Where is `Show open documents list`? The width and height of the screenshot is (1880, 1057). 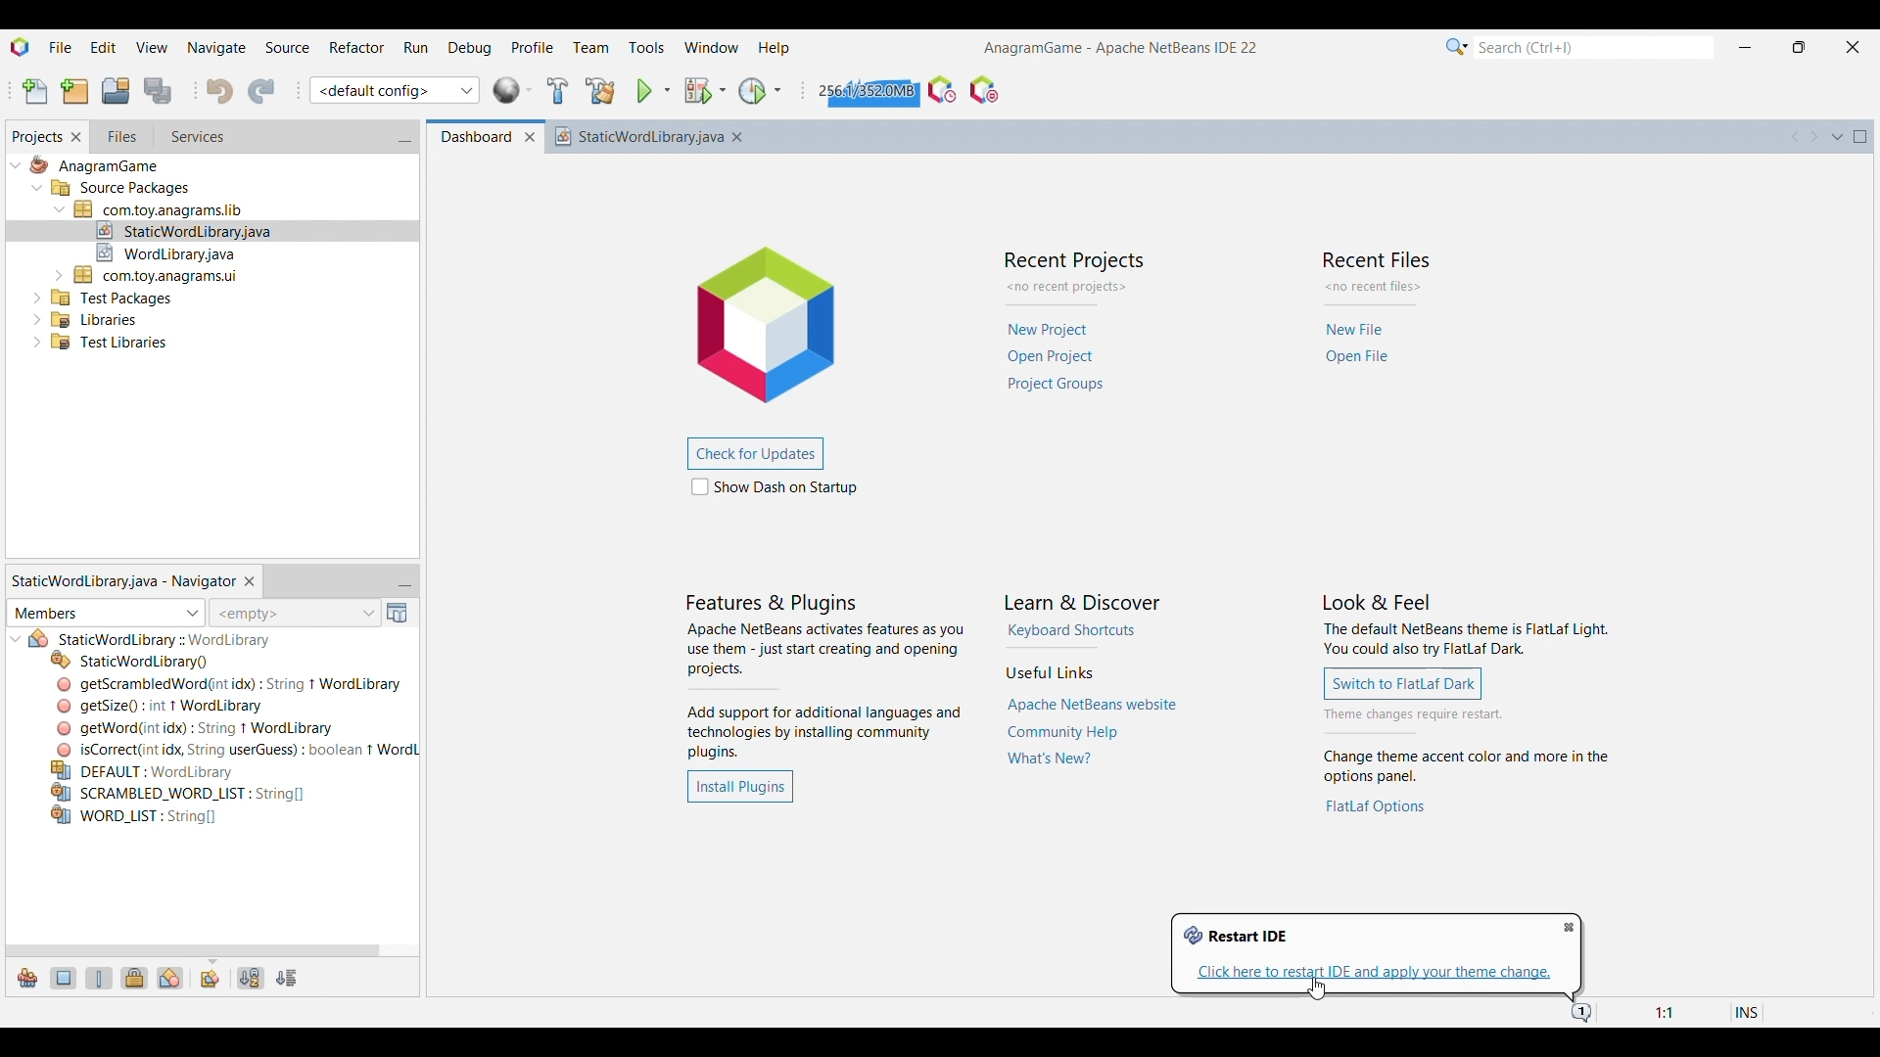
Show open documents list is located at coordinates (1838, 137).